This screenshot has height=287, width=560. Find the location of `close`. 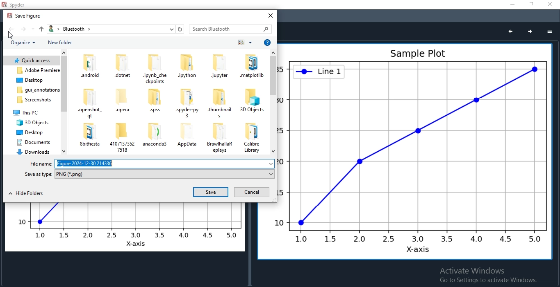

close is located at coordinates (270, 16).